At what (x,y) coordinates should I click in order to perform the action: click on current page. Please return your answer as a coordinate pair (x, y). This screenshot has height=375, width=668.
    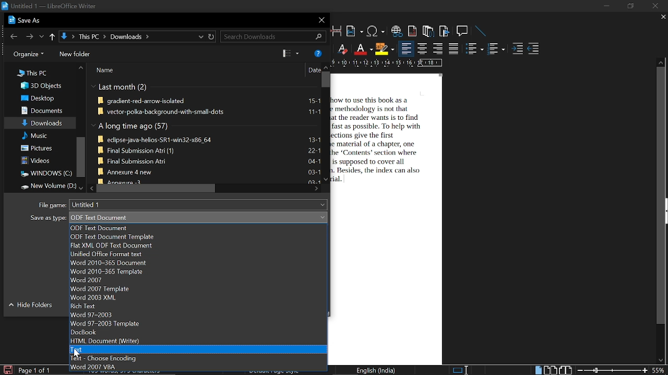
    Looking at the image, I should click on (34, 370).